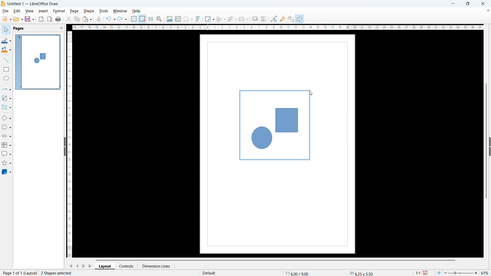 This screenshot has width=491, height=276. What do you see at coordinates (134, 19) in the screenshot?
I see `show grid` at bounding box center [134, 19].